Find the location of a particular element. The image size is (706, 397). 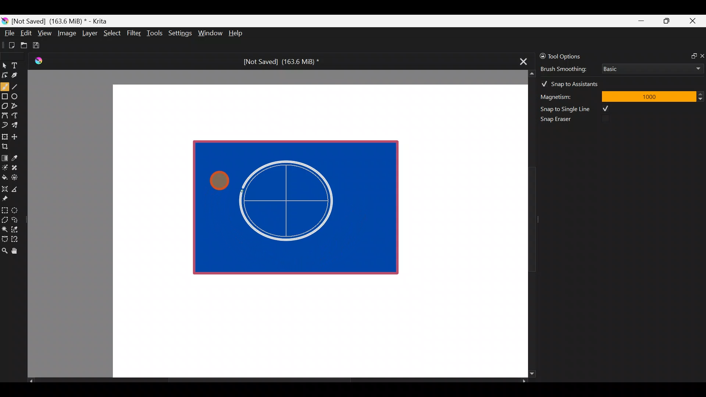

[Not Saved] (163.6 MiB) * - Krita is located at coordinates (63, 21).